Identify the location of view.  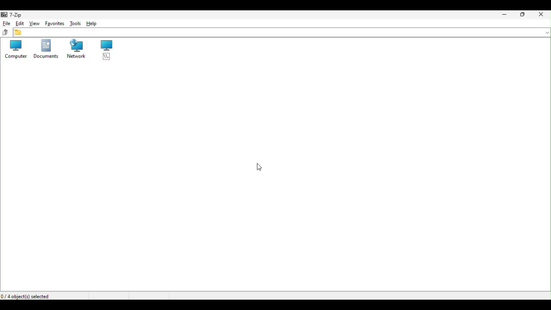
(33, 24).